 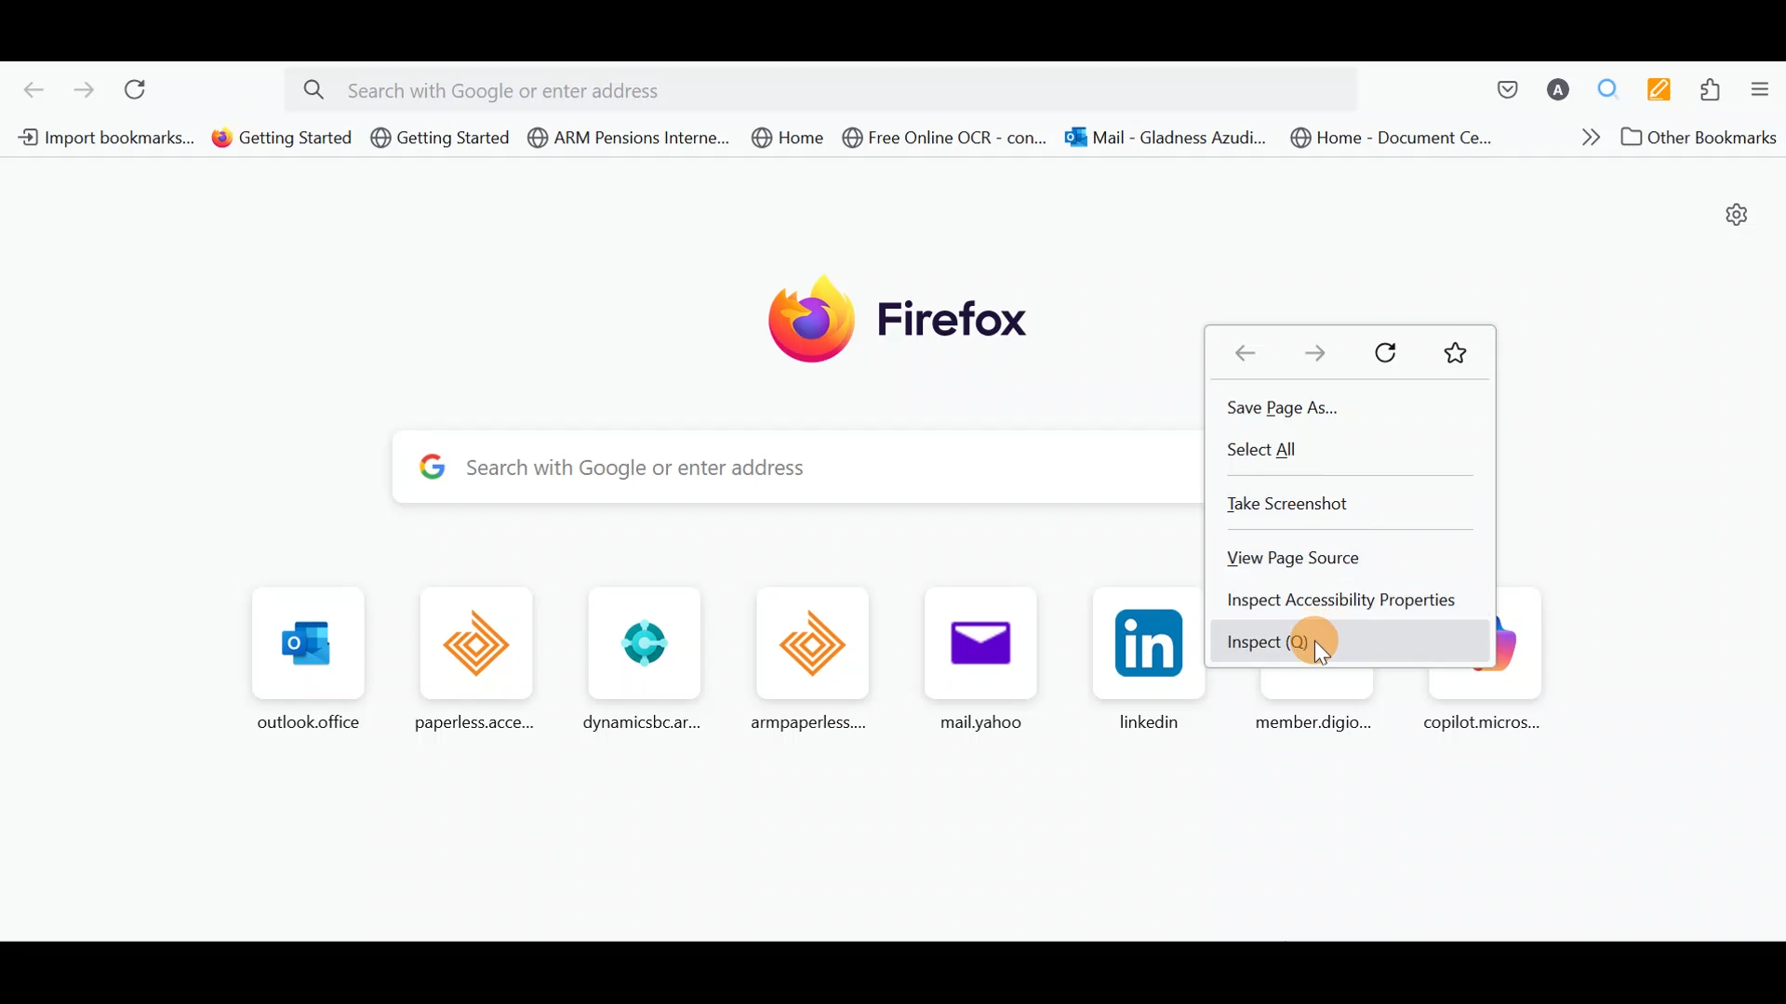 I want to click on Save page as, so click(x=1286, y=406).